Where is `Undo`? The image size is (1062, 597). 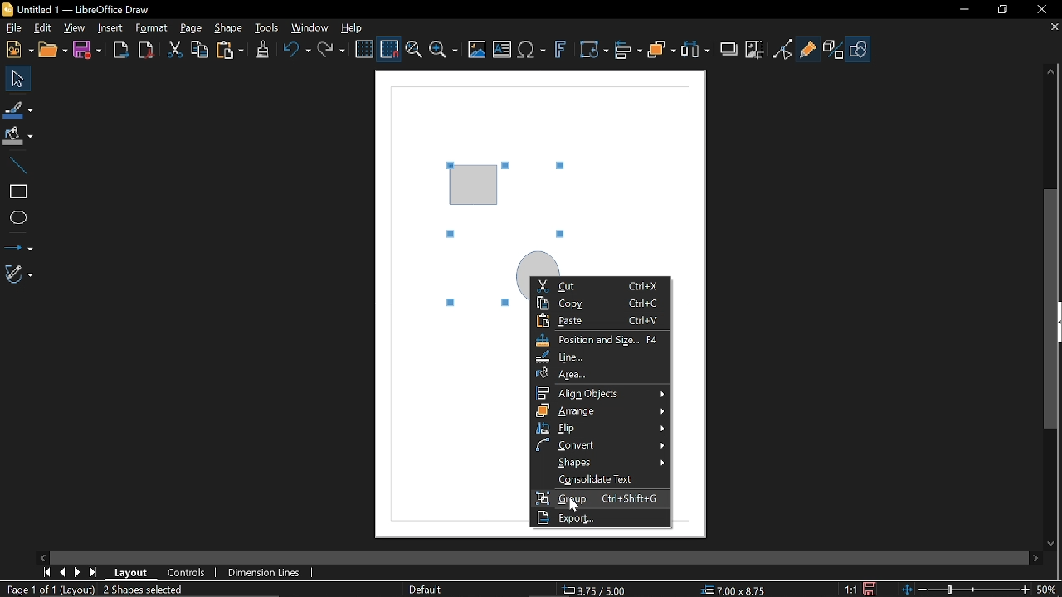
Undo is located at coordinates (297, 51).